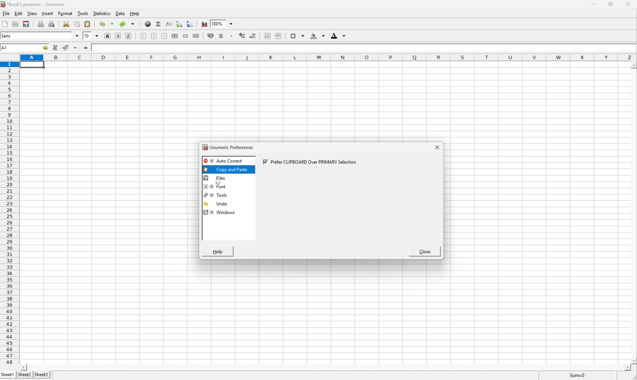  Describe the element at coordinates (579, 376) in the screenshot. I see `sum=0` at that location.